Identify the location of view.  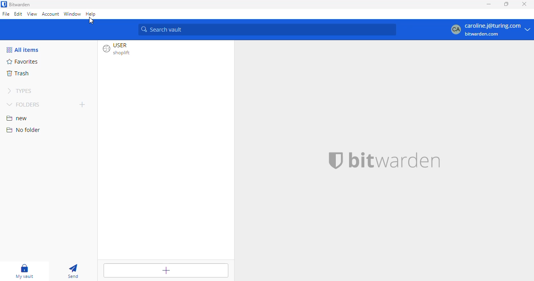
(32, 14).